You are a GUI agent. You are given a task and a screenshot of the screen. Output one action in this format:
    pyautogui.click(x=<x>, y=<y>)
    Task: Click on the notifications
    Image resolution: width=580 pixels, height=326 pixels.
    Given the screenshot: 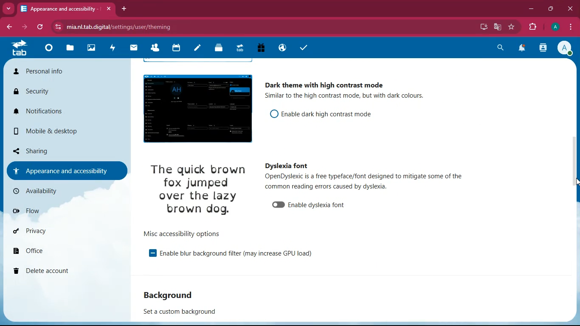 What is the action you would take?
    pyautogui.click(x=522, y=48)
    